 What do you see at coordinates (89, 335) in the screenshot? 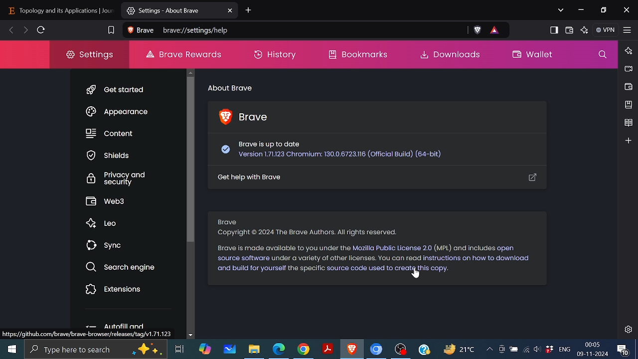
I see `https:/github.com/brave/brave-browser/releases/tag/v1.71.123` at bounding box center [89, 335].